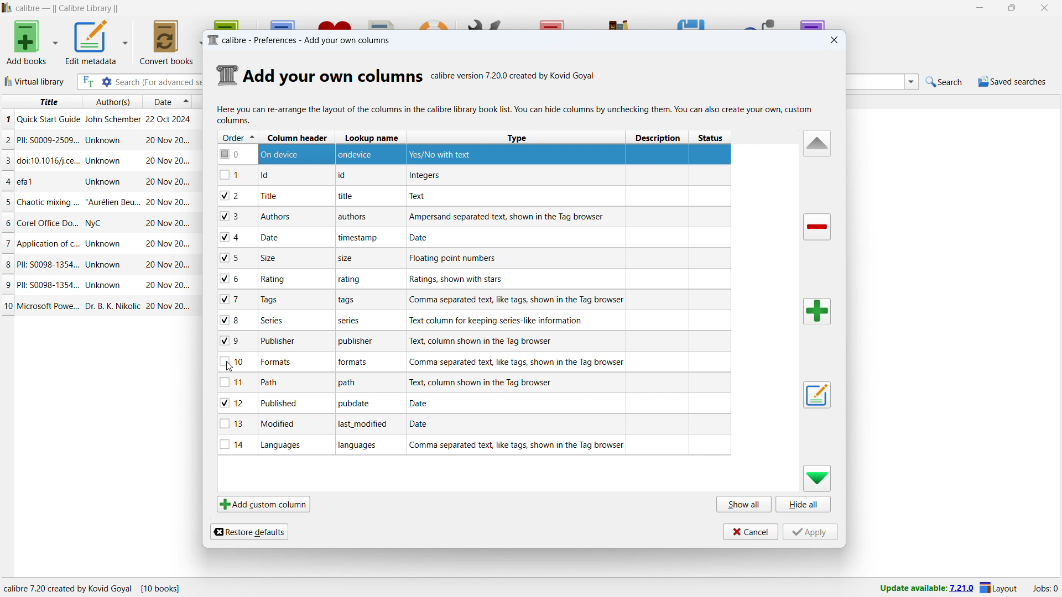 The width and height of the screenshot is (1062, 597). Describe the element at coordinates (101, 587) in the screenshot. I see `calibre 7.20 created by Kovid goyal (10 books)` at that location.